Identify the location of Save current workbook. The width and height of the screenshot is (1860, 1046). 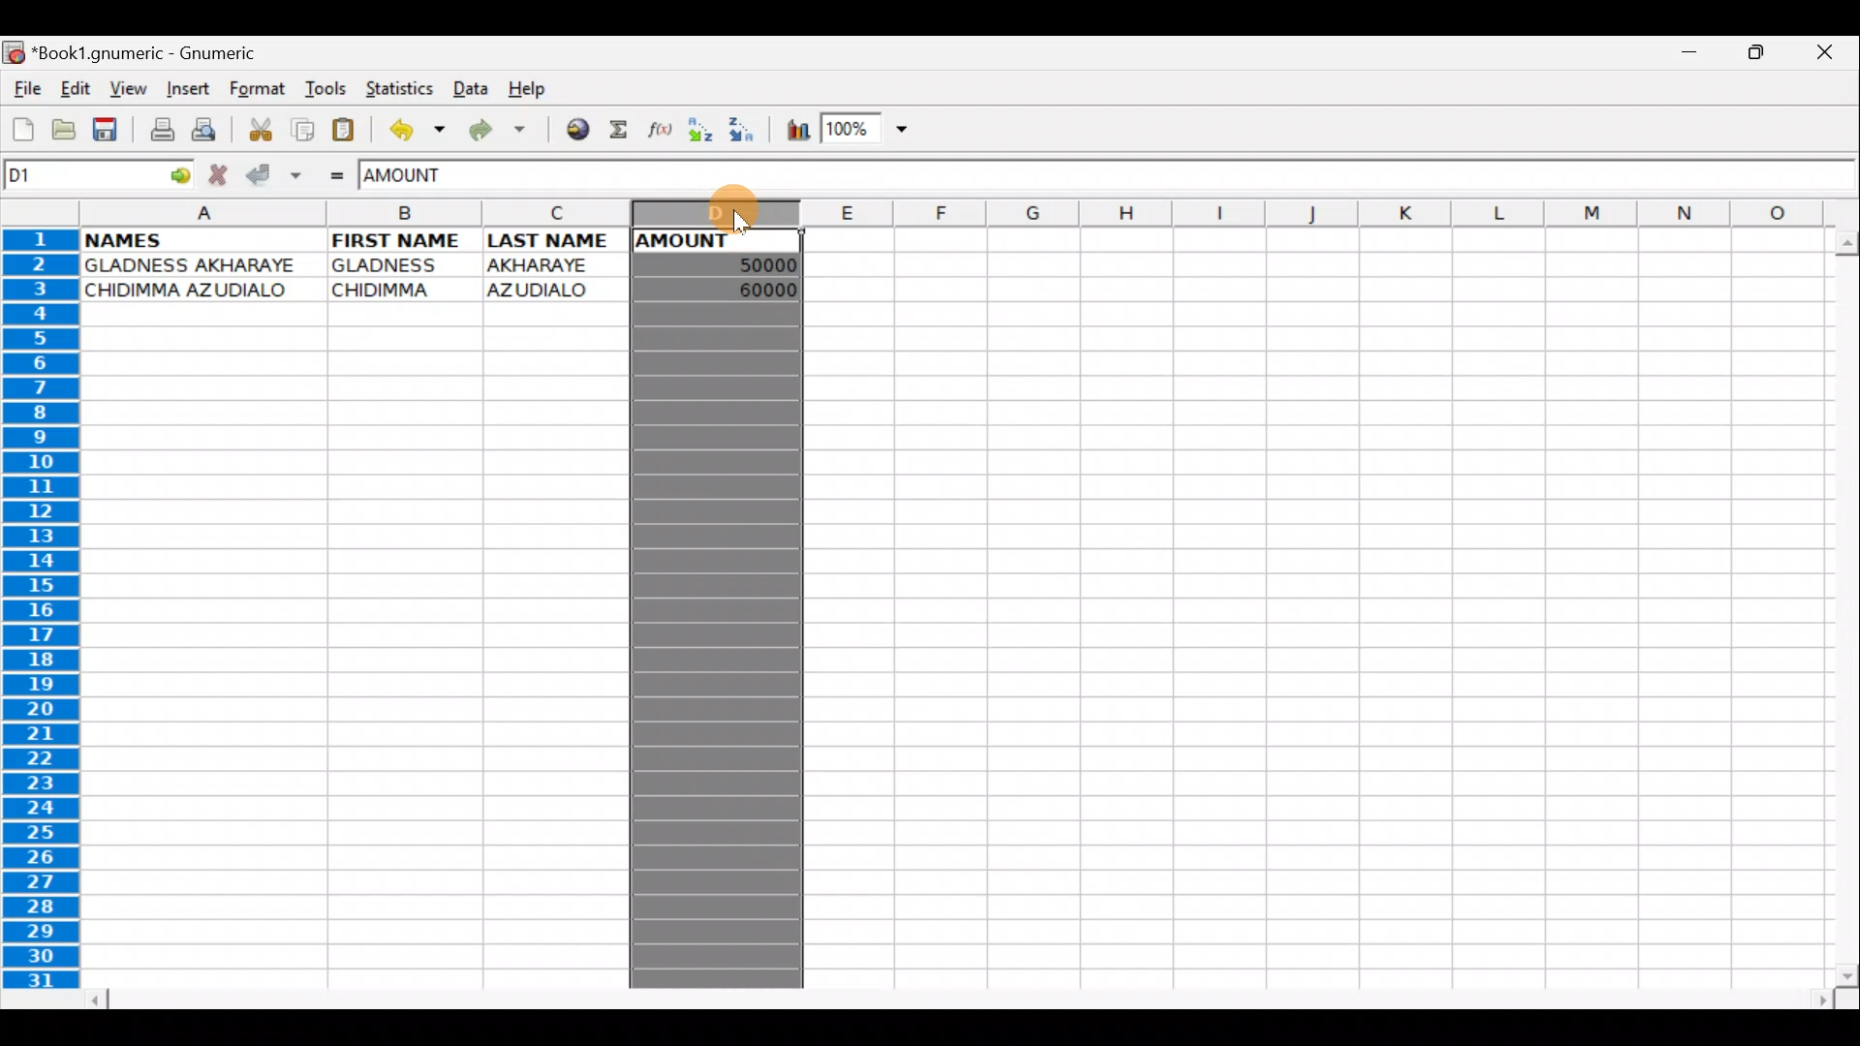
(105, 129).